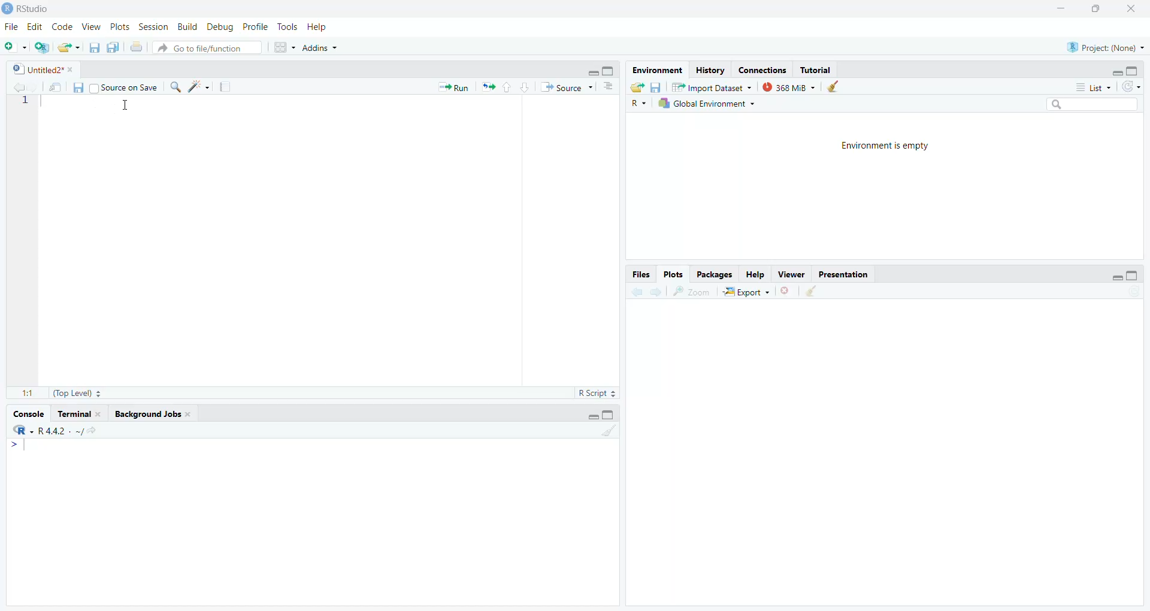  I want to click on Help, so click(322, 27).